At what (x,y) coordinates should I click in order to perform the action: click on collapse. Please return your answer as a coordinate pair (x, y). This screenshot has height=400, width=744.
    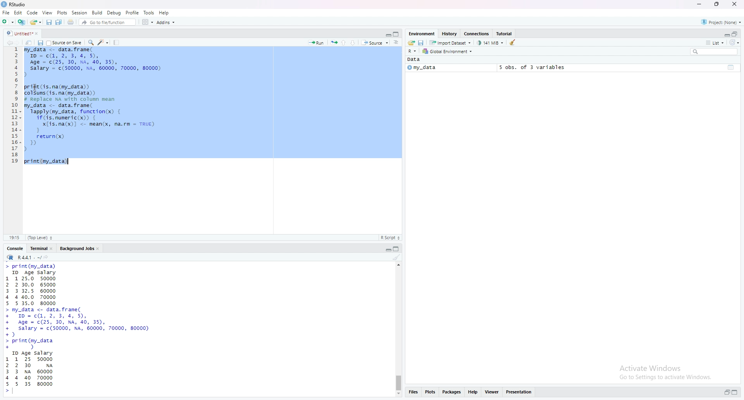
    Looking at the image, I should click on (736, 34).